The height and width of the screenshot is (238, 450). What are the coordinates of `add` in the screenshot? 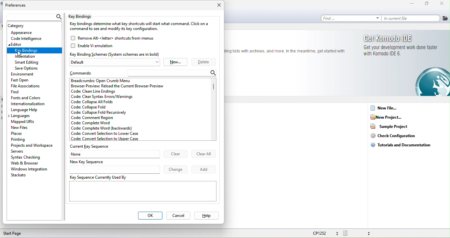 It's located at (204, 169).